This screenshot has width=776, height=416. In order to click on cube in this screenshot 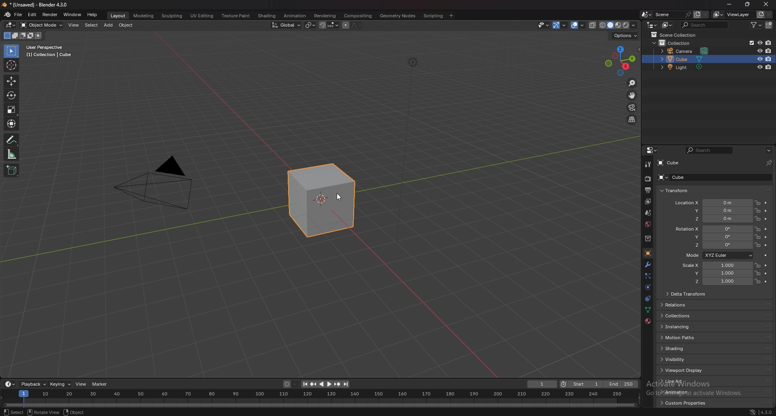, I will do `click(698, 177)`.